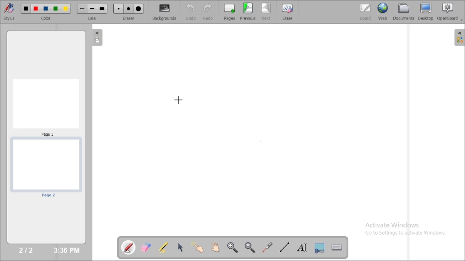 Image resolution: width=465 pixels, height=261 pixels. Describe the element at coordinates (267, 247) in the screenshot. I see `virtual laser pointer` at that location.